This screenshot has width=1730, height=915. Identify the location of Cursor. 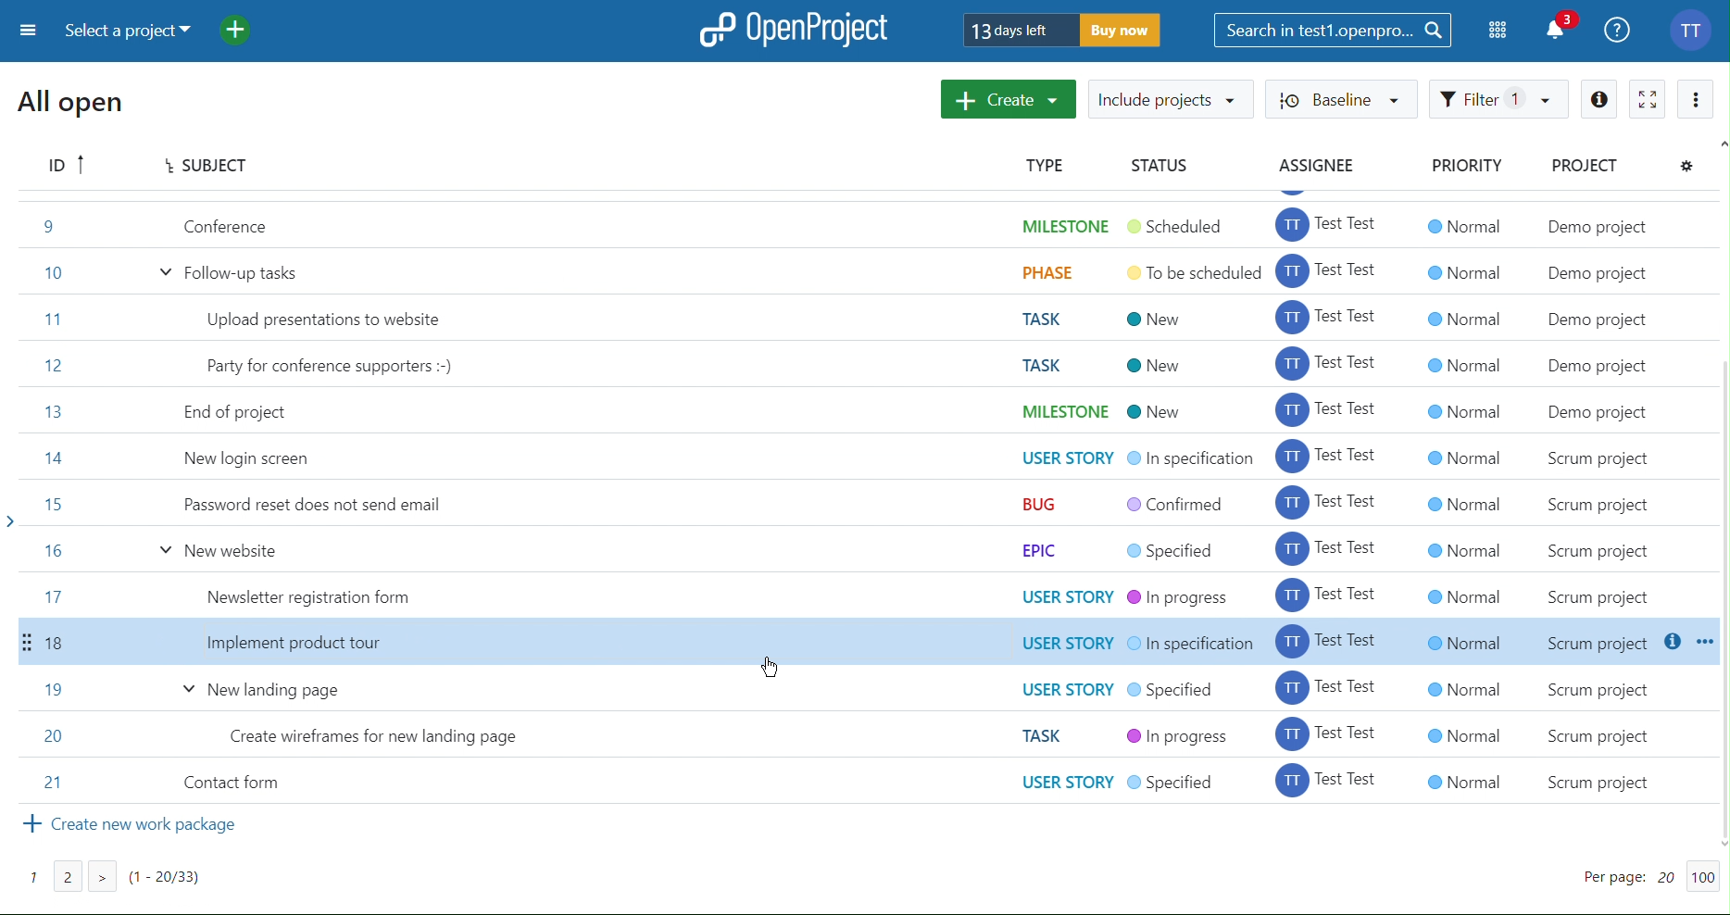
(769, 669).